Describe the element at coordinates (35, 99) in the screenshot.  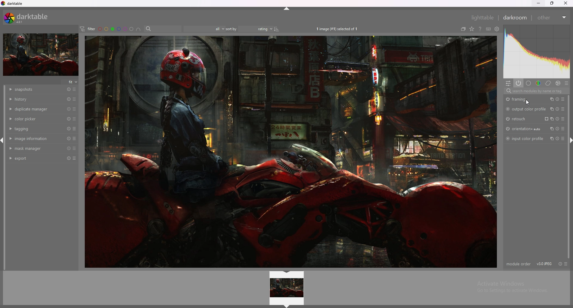
I see `history` at that location.